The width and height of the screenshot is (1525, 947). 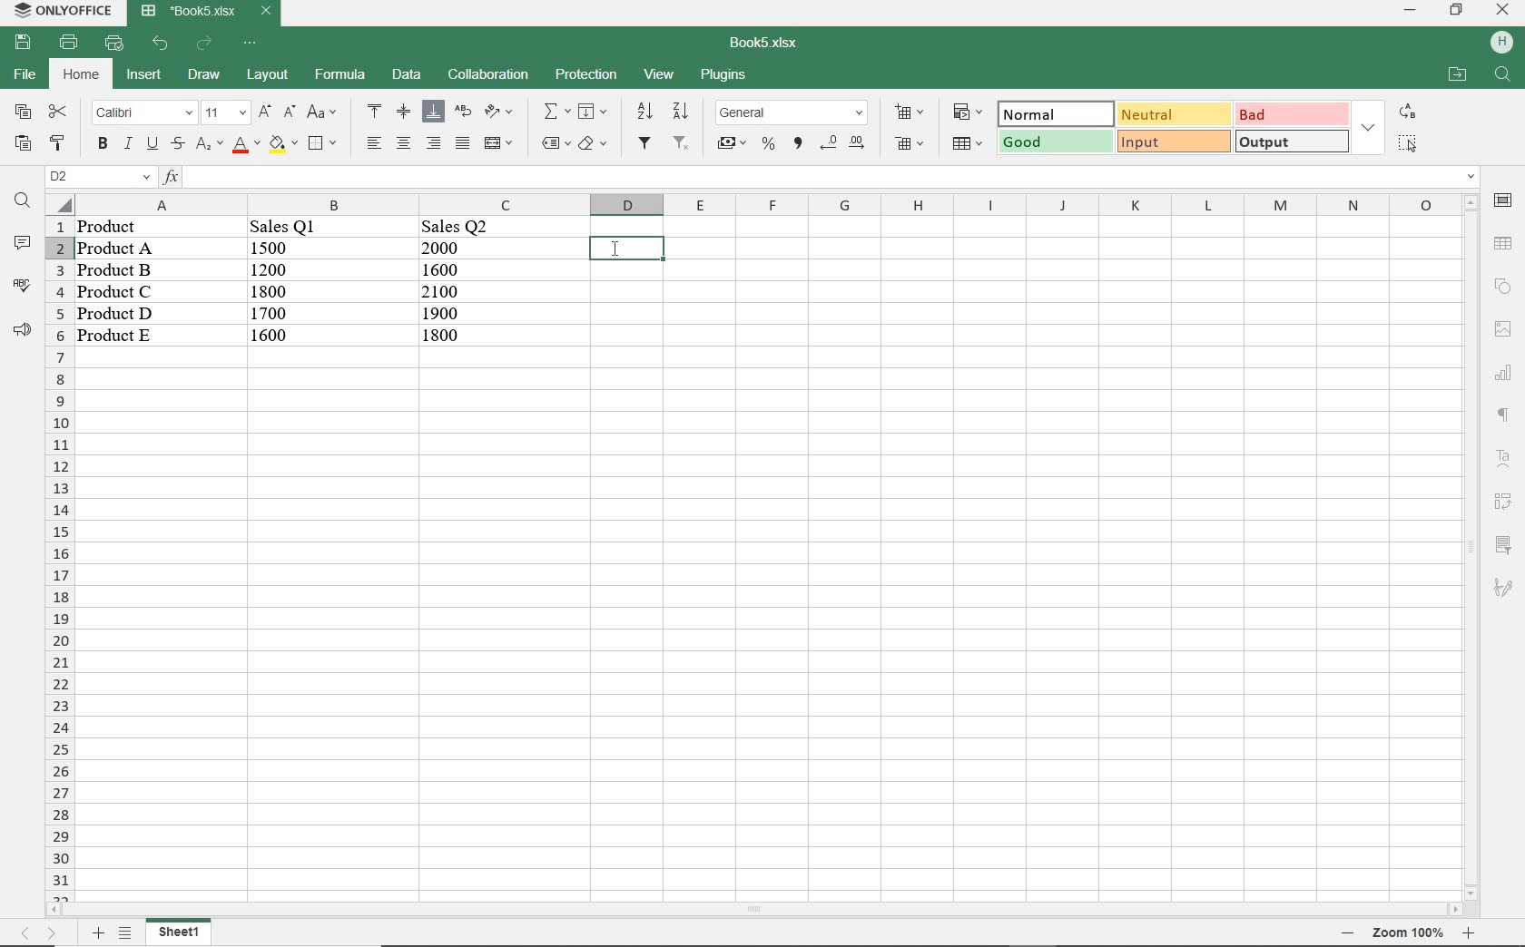 I want to click on align middle, so click(x=404, y=113).